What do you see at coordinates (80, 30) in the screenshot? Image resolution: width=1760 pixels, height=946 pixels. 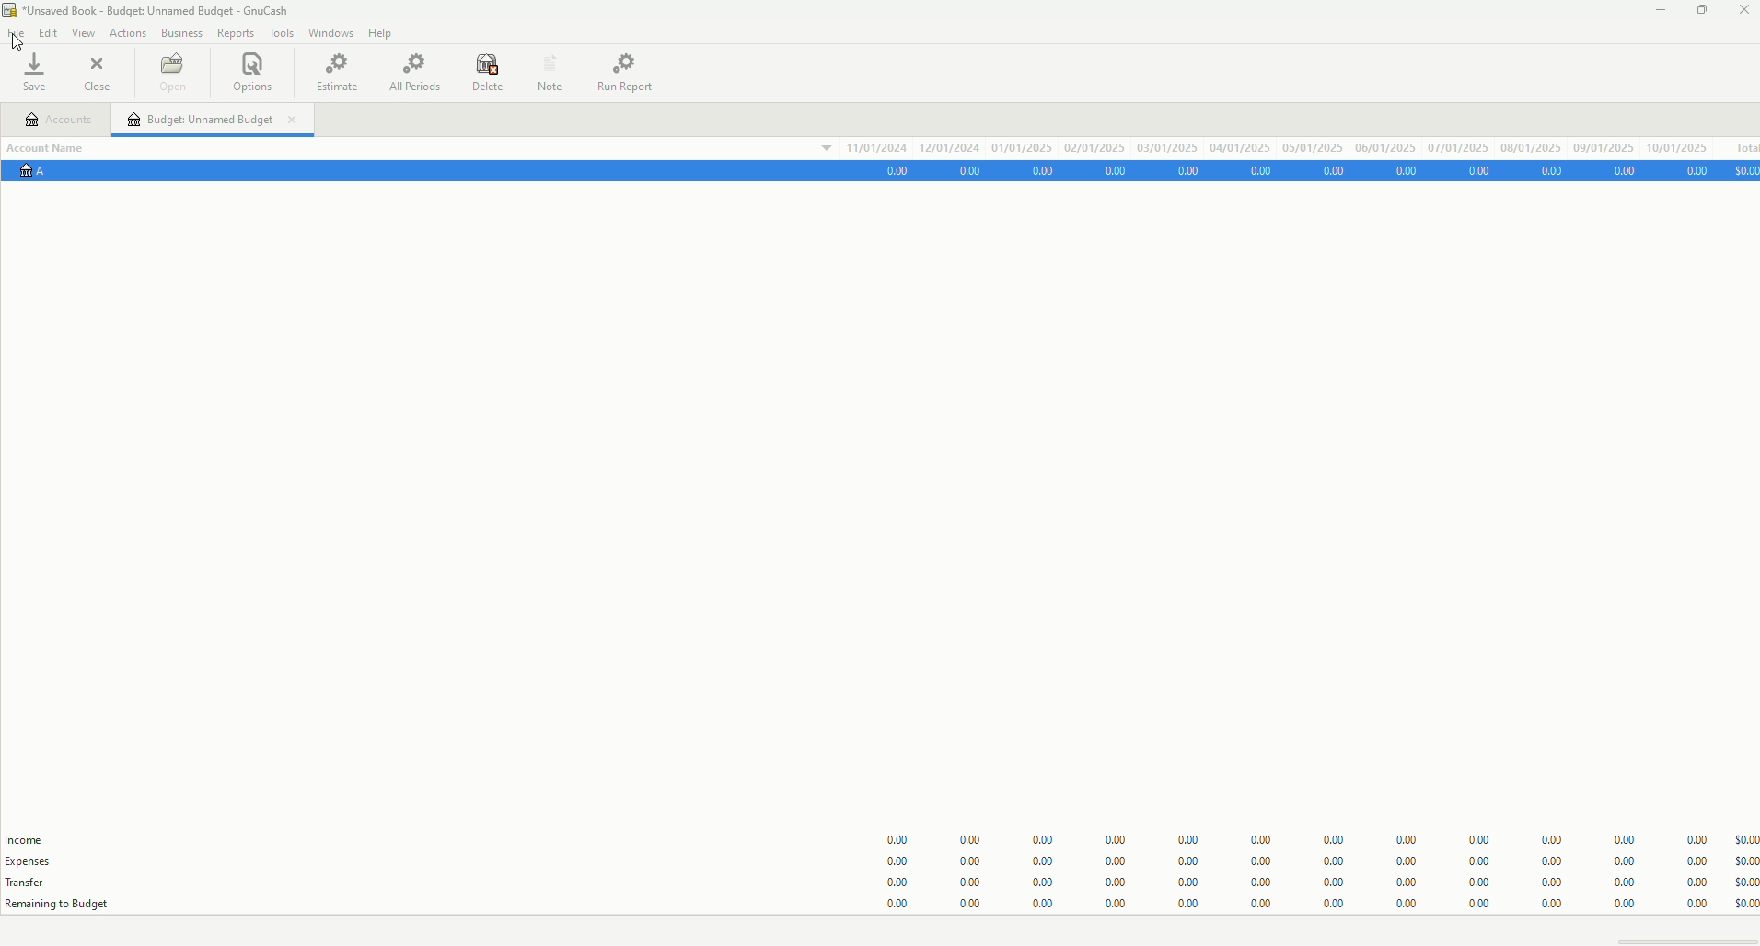 I see `View` at bounding box center [80, 30].